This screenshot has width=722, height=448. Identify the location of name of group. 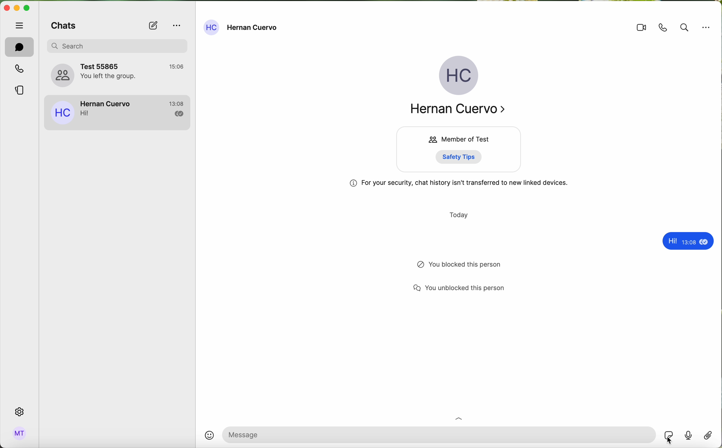
(118, 74).